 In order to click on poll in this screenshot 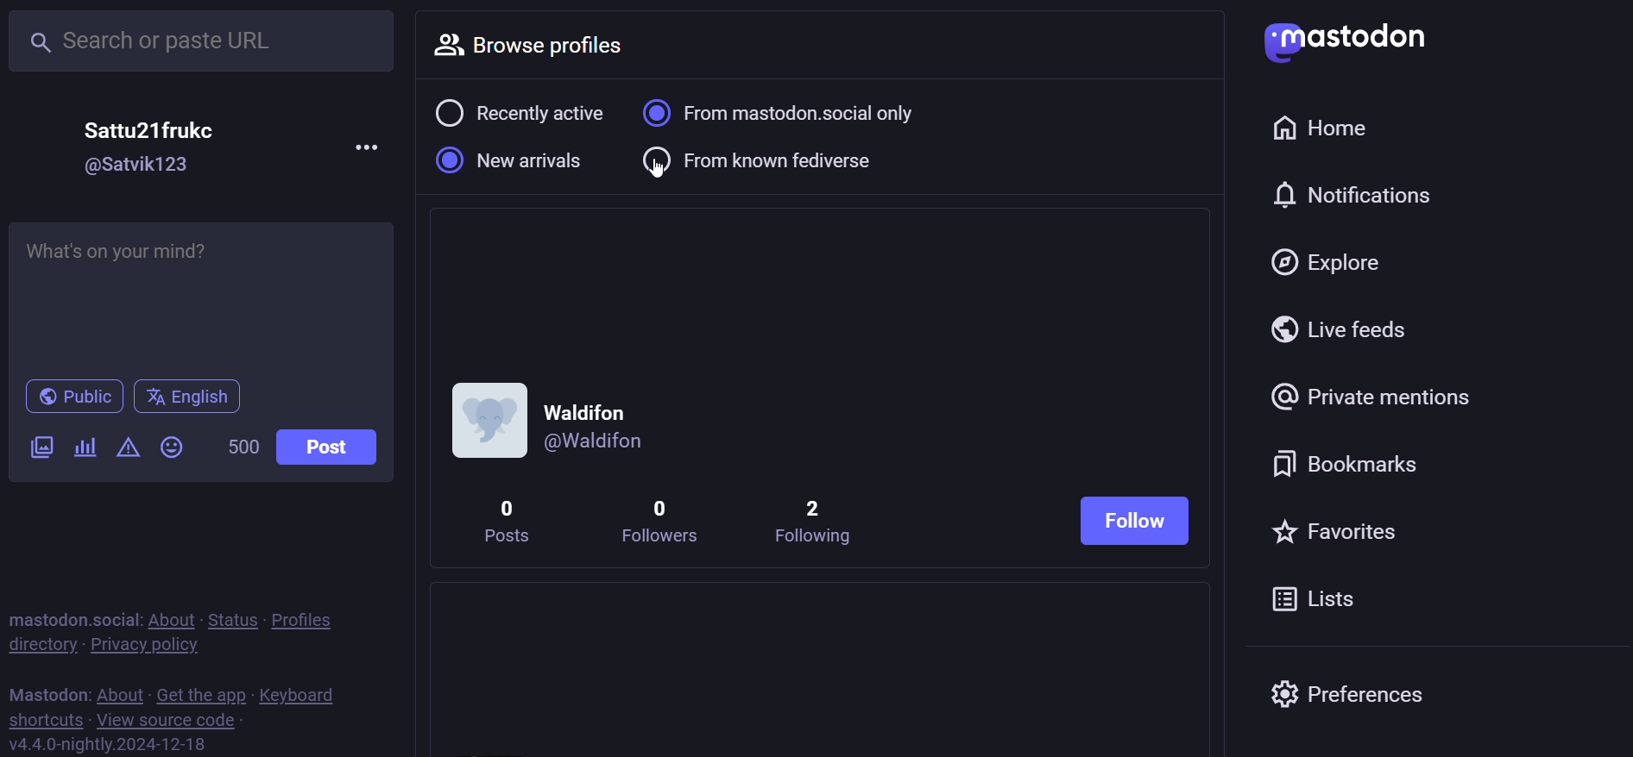, I will do `click(85, 448)`.